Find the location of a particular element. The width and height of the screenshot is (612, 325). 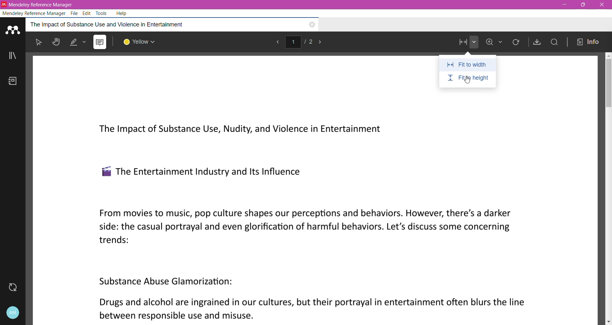

Current Page in Default fit to width View is located at coordinates (317, 207).